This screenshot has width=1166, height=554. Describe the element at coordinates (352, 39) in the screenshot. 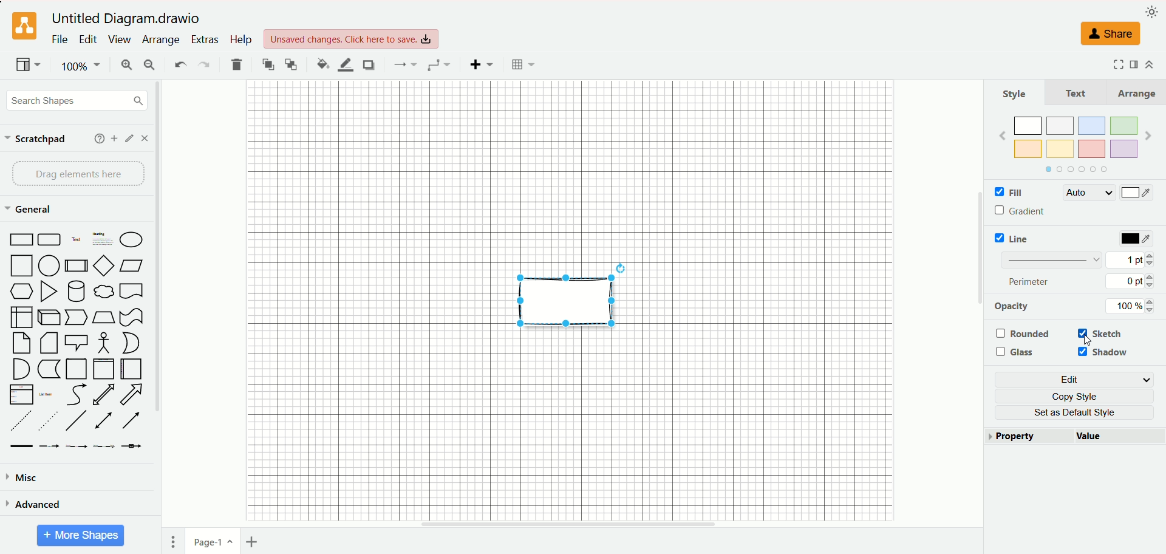

I see `click here to save` at that location.